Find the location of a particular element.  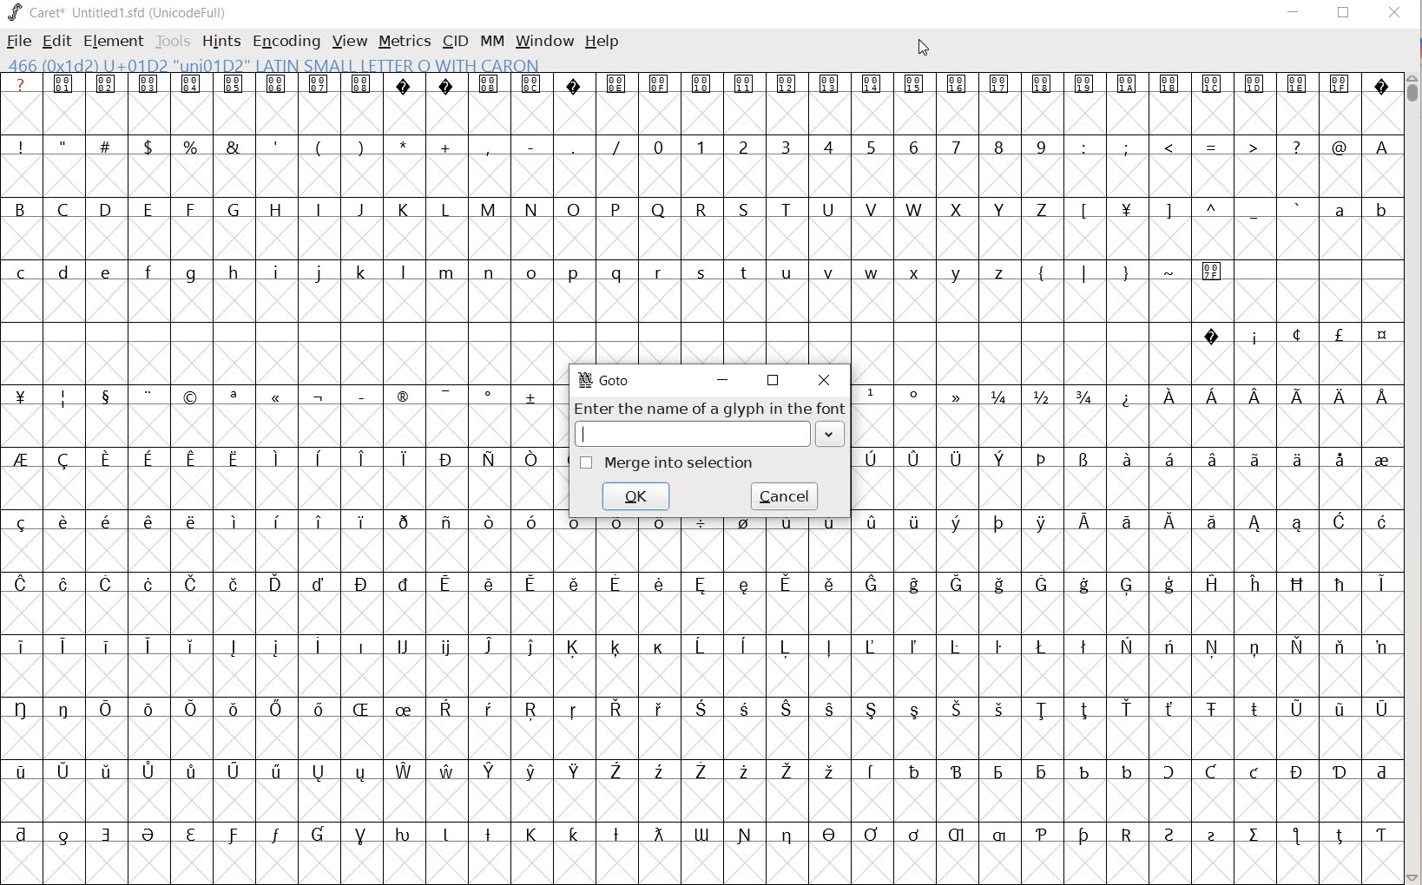

ELEMENT is located at coordinates (111, 41).